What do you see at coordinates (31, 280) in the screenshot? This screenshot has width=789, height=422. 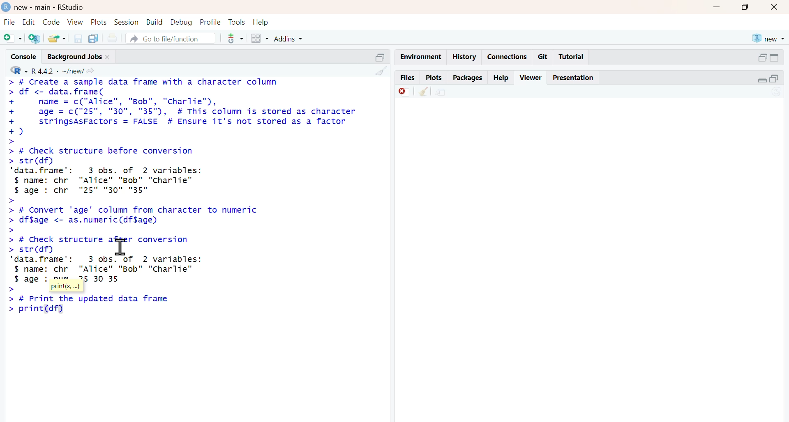 I see `$ age :` at bounding box center [31, 280].